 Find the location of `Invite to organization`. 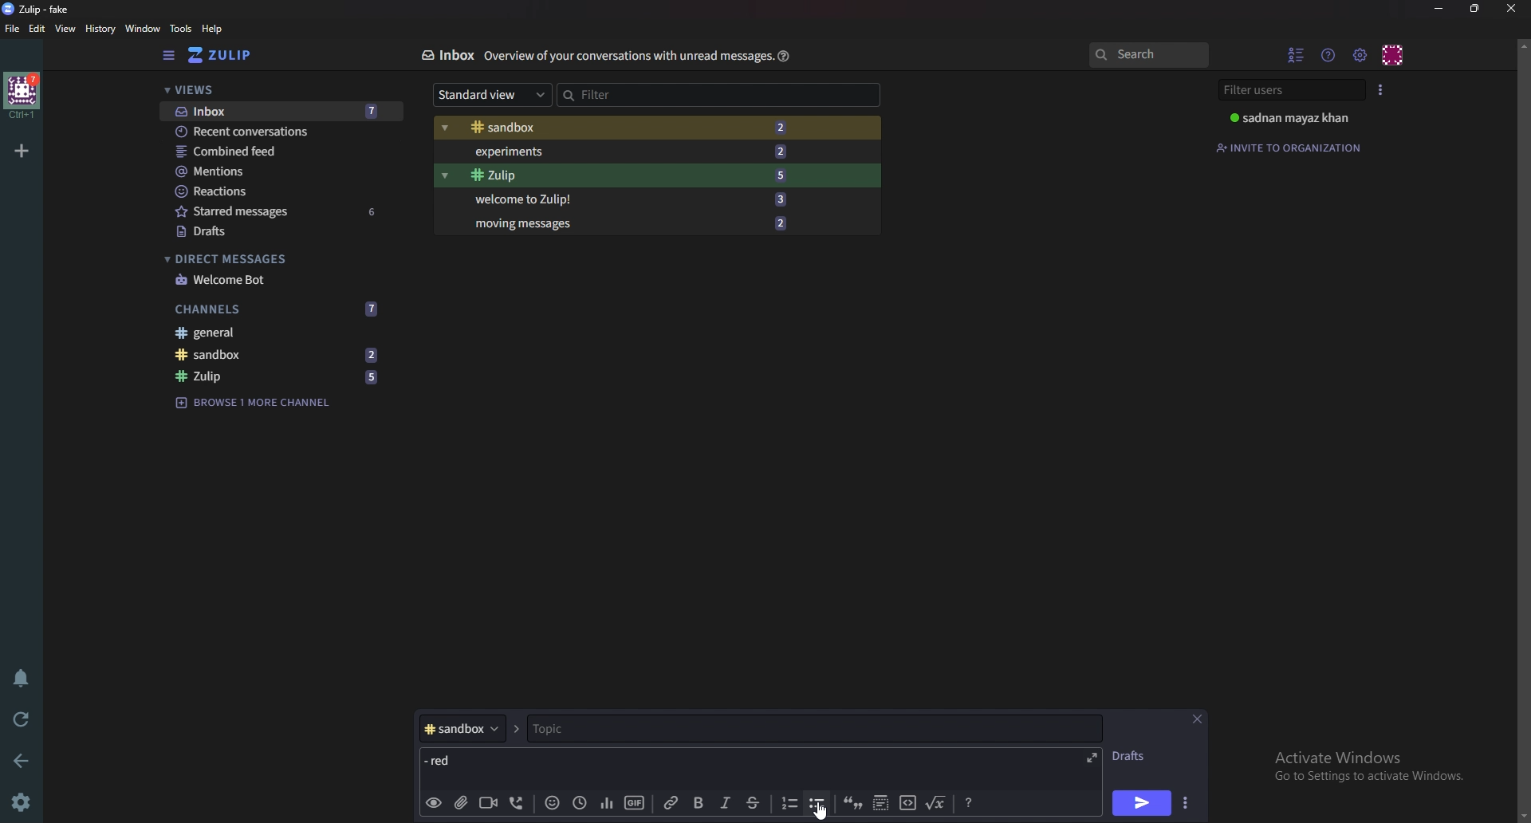

Invite to organization is located at coordinates (1291, 148).